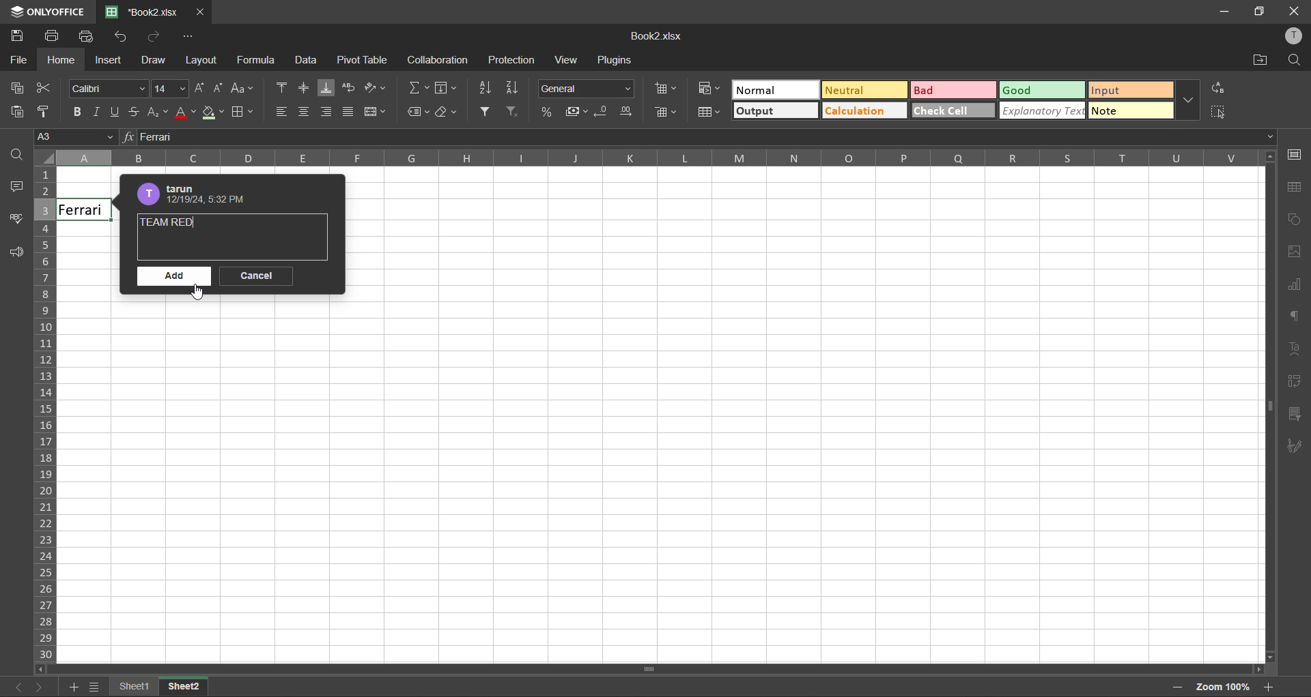 Image resolution: width=1311 pixels, height=697 pixels. I want to click on underline, so click(117, 113).